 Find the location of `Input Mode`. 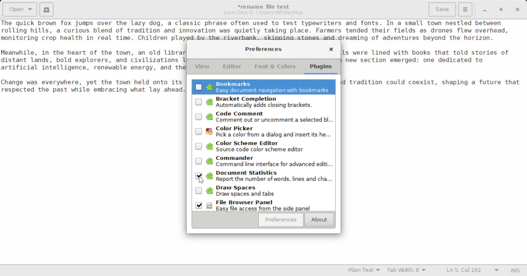

Input Mode is located at coordinates (515, 271).